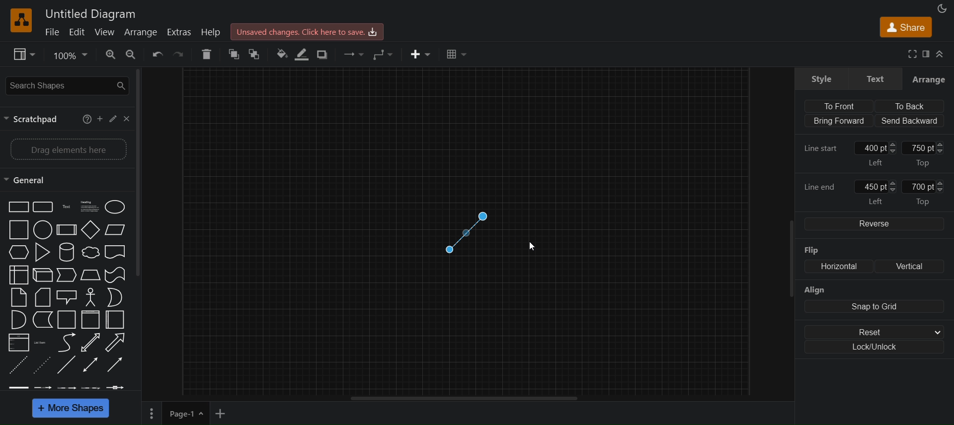  I want to click on waypoints, so click(385, 56).